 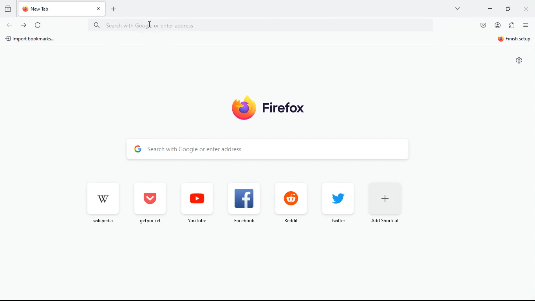 I want to click on profile, so click(x=498, y=25).